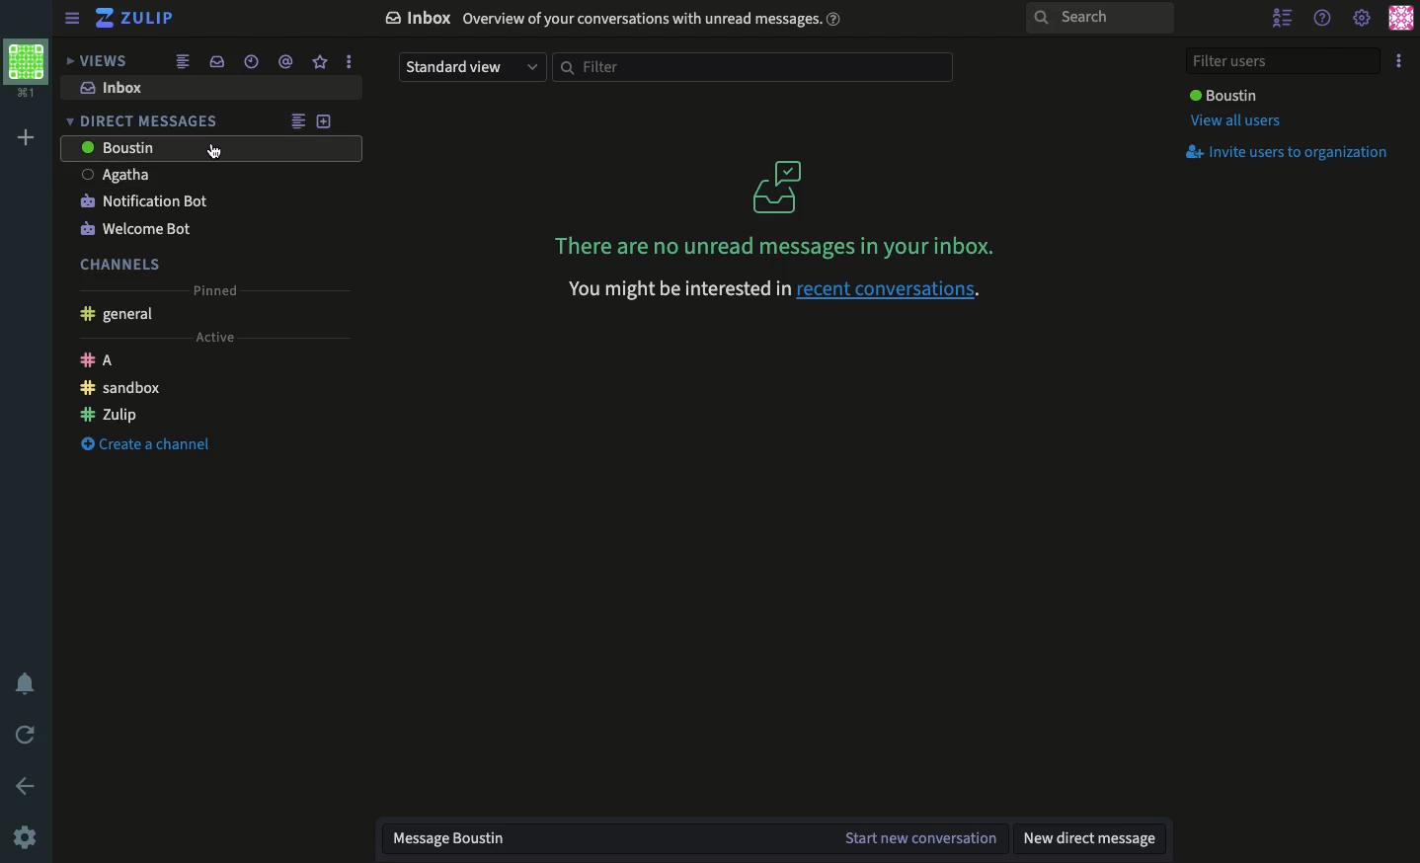  I want to click on Welcome bot, so click(137, 230).